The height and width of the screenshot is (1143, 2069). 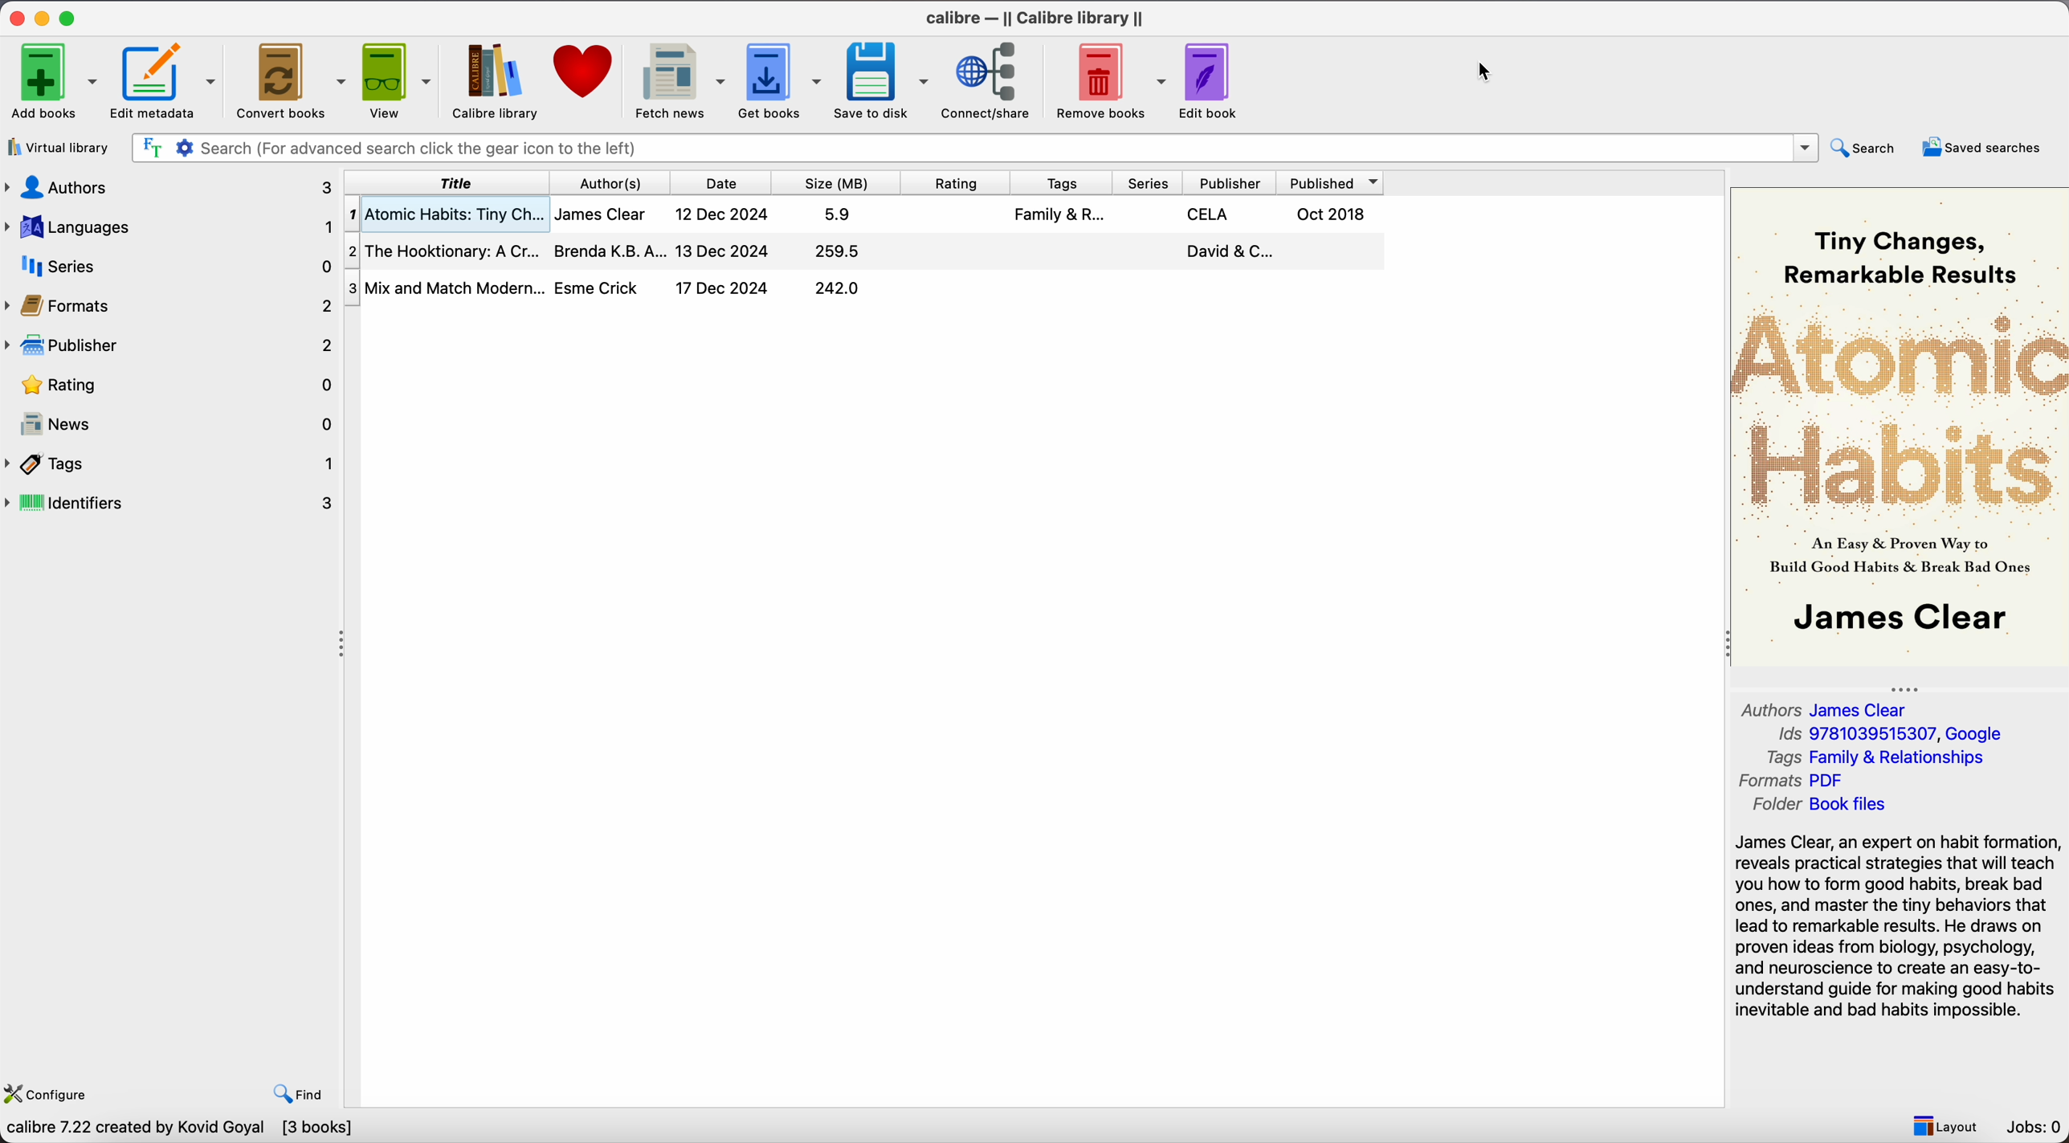 I want to click on languages, so click(x=171, y=227).